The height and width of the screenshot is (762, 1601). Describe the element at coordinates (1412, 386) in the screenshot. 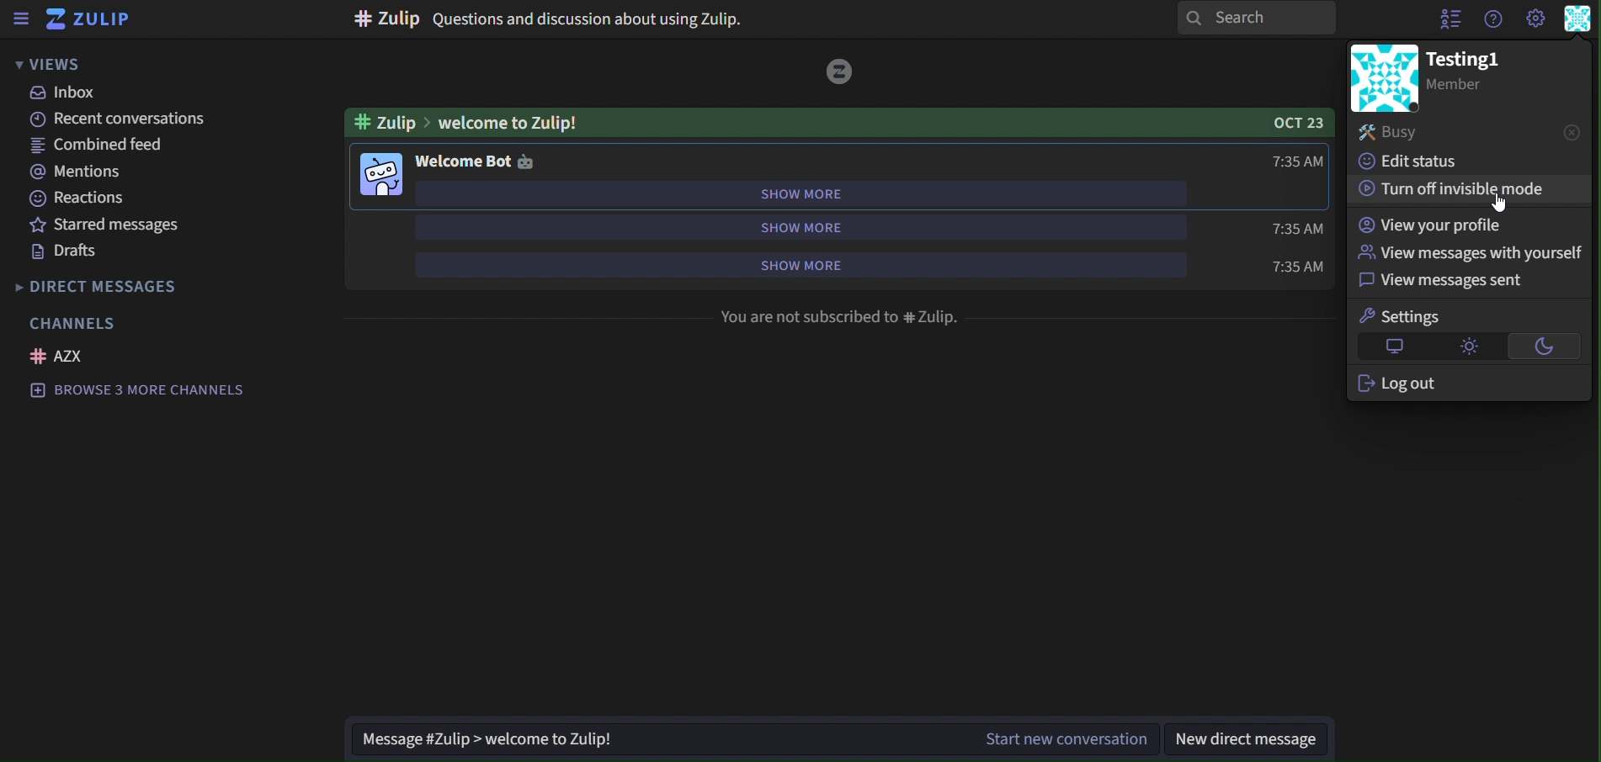

I see `log out` at that location.